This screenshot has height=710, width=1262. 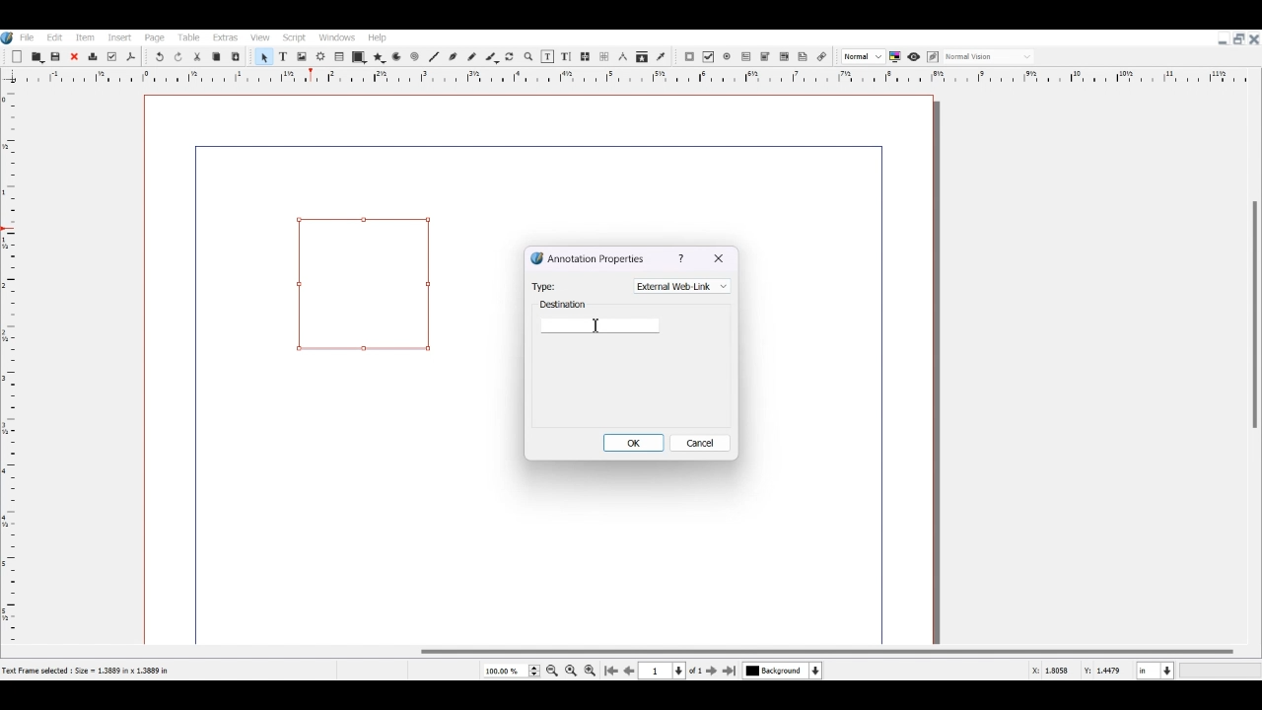 I want to click on Select Item, so click(x=263, y=56).